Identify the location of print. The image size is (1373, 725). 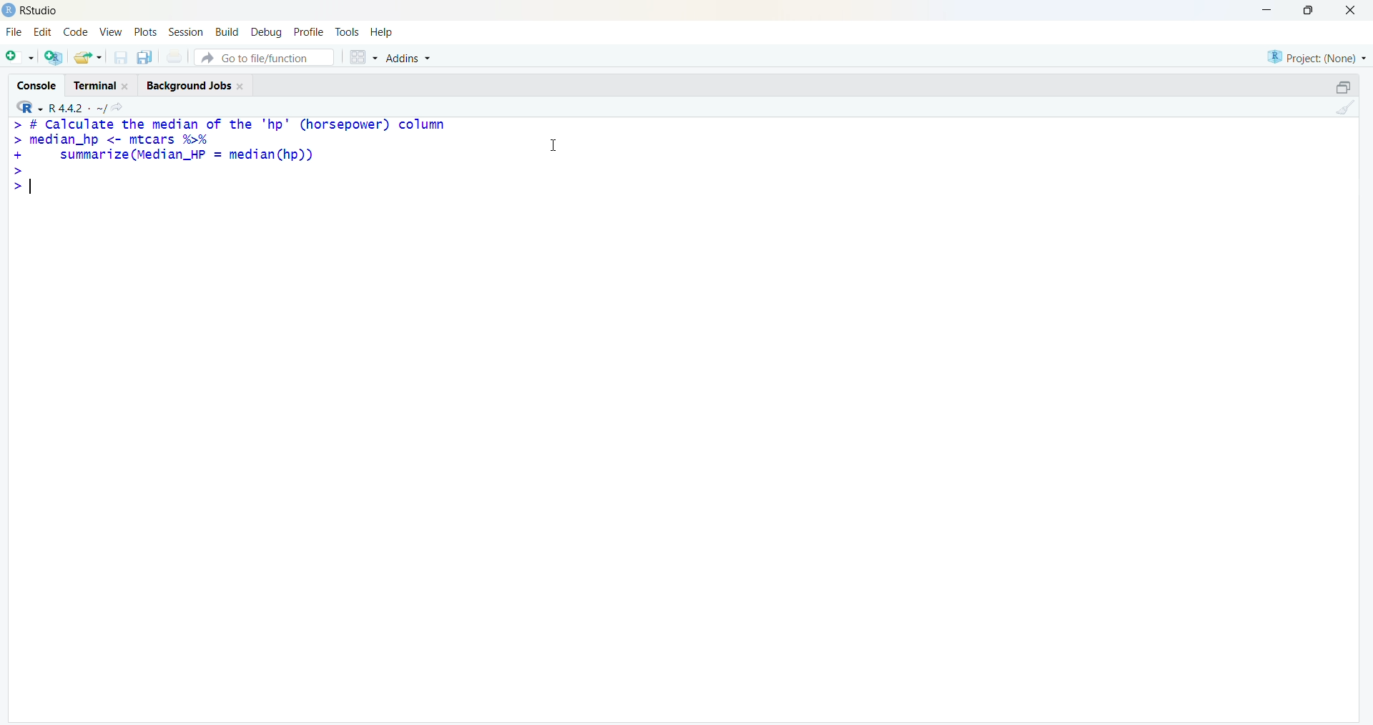
(174, 57).